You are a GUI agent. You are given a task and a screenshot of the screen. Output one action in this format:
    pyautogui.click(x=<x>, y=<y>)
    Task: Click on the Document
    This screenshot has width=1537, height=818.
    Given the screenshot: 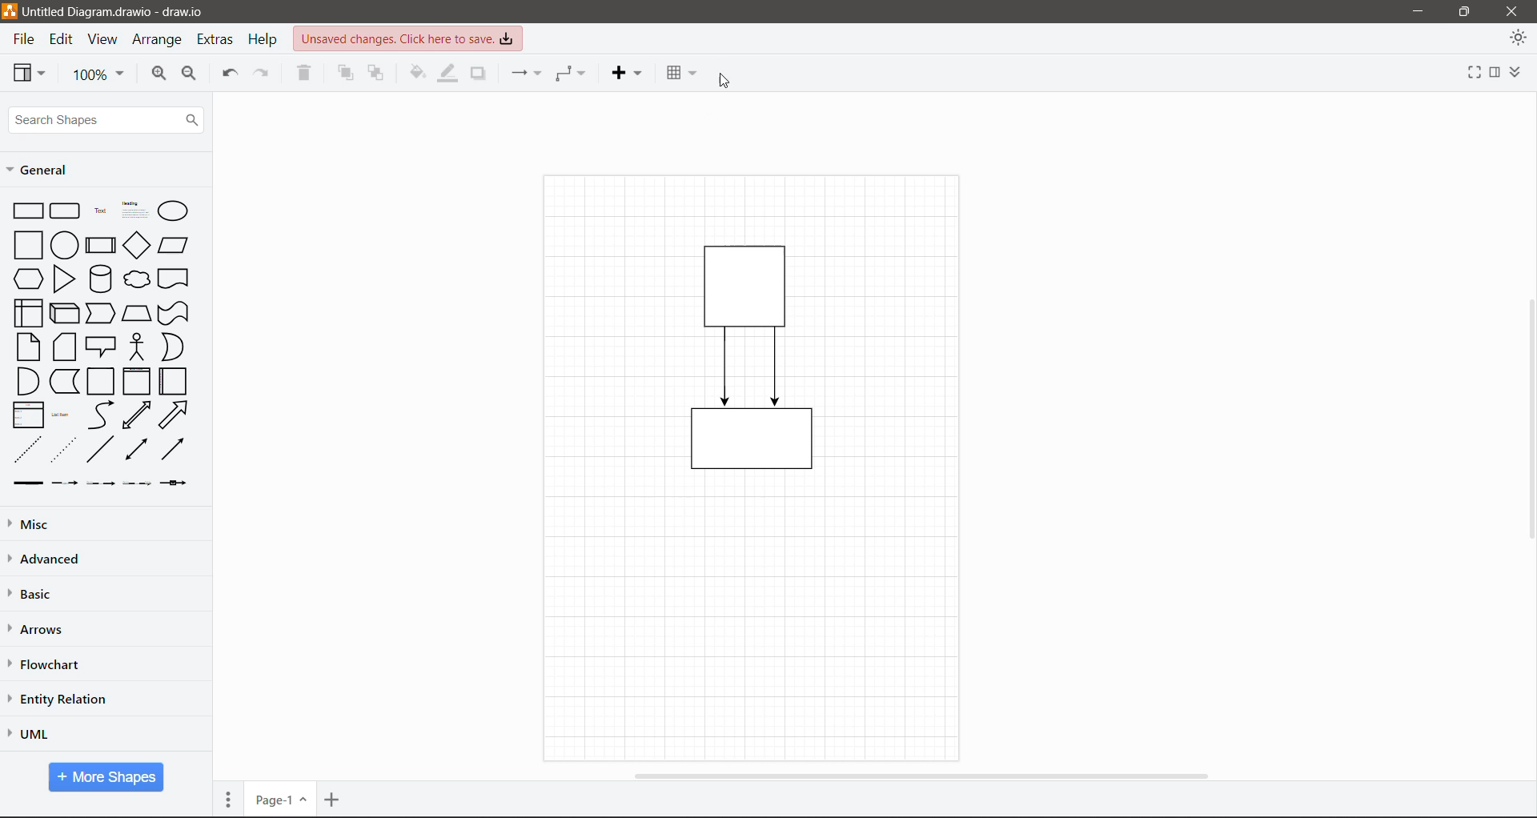 What is the action you would take?
    pyautogui.click(x=175, y=279)
    